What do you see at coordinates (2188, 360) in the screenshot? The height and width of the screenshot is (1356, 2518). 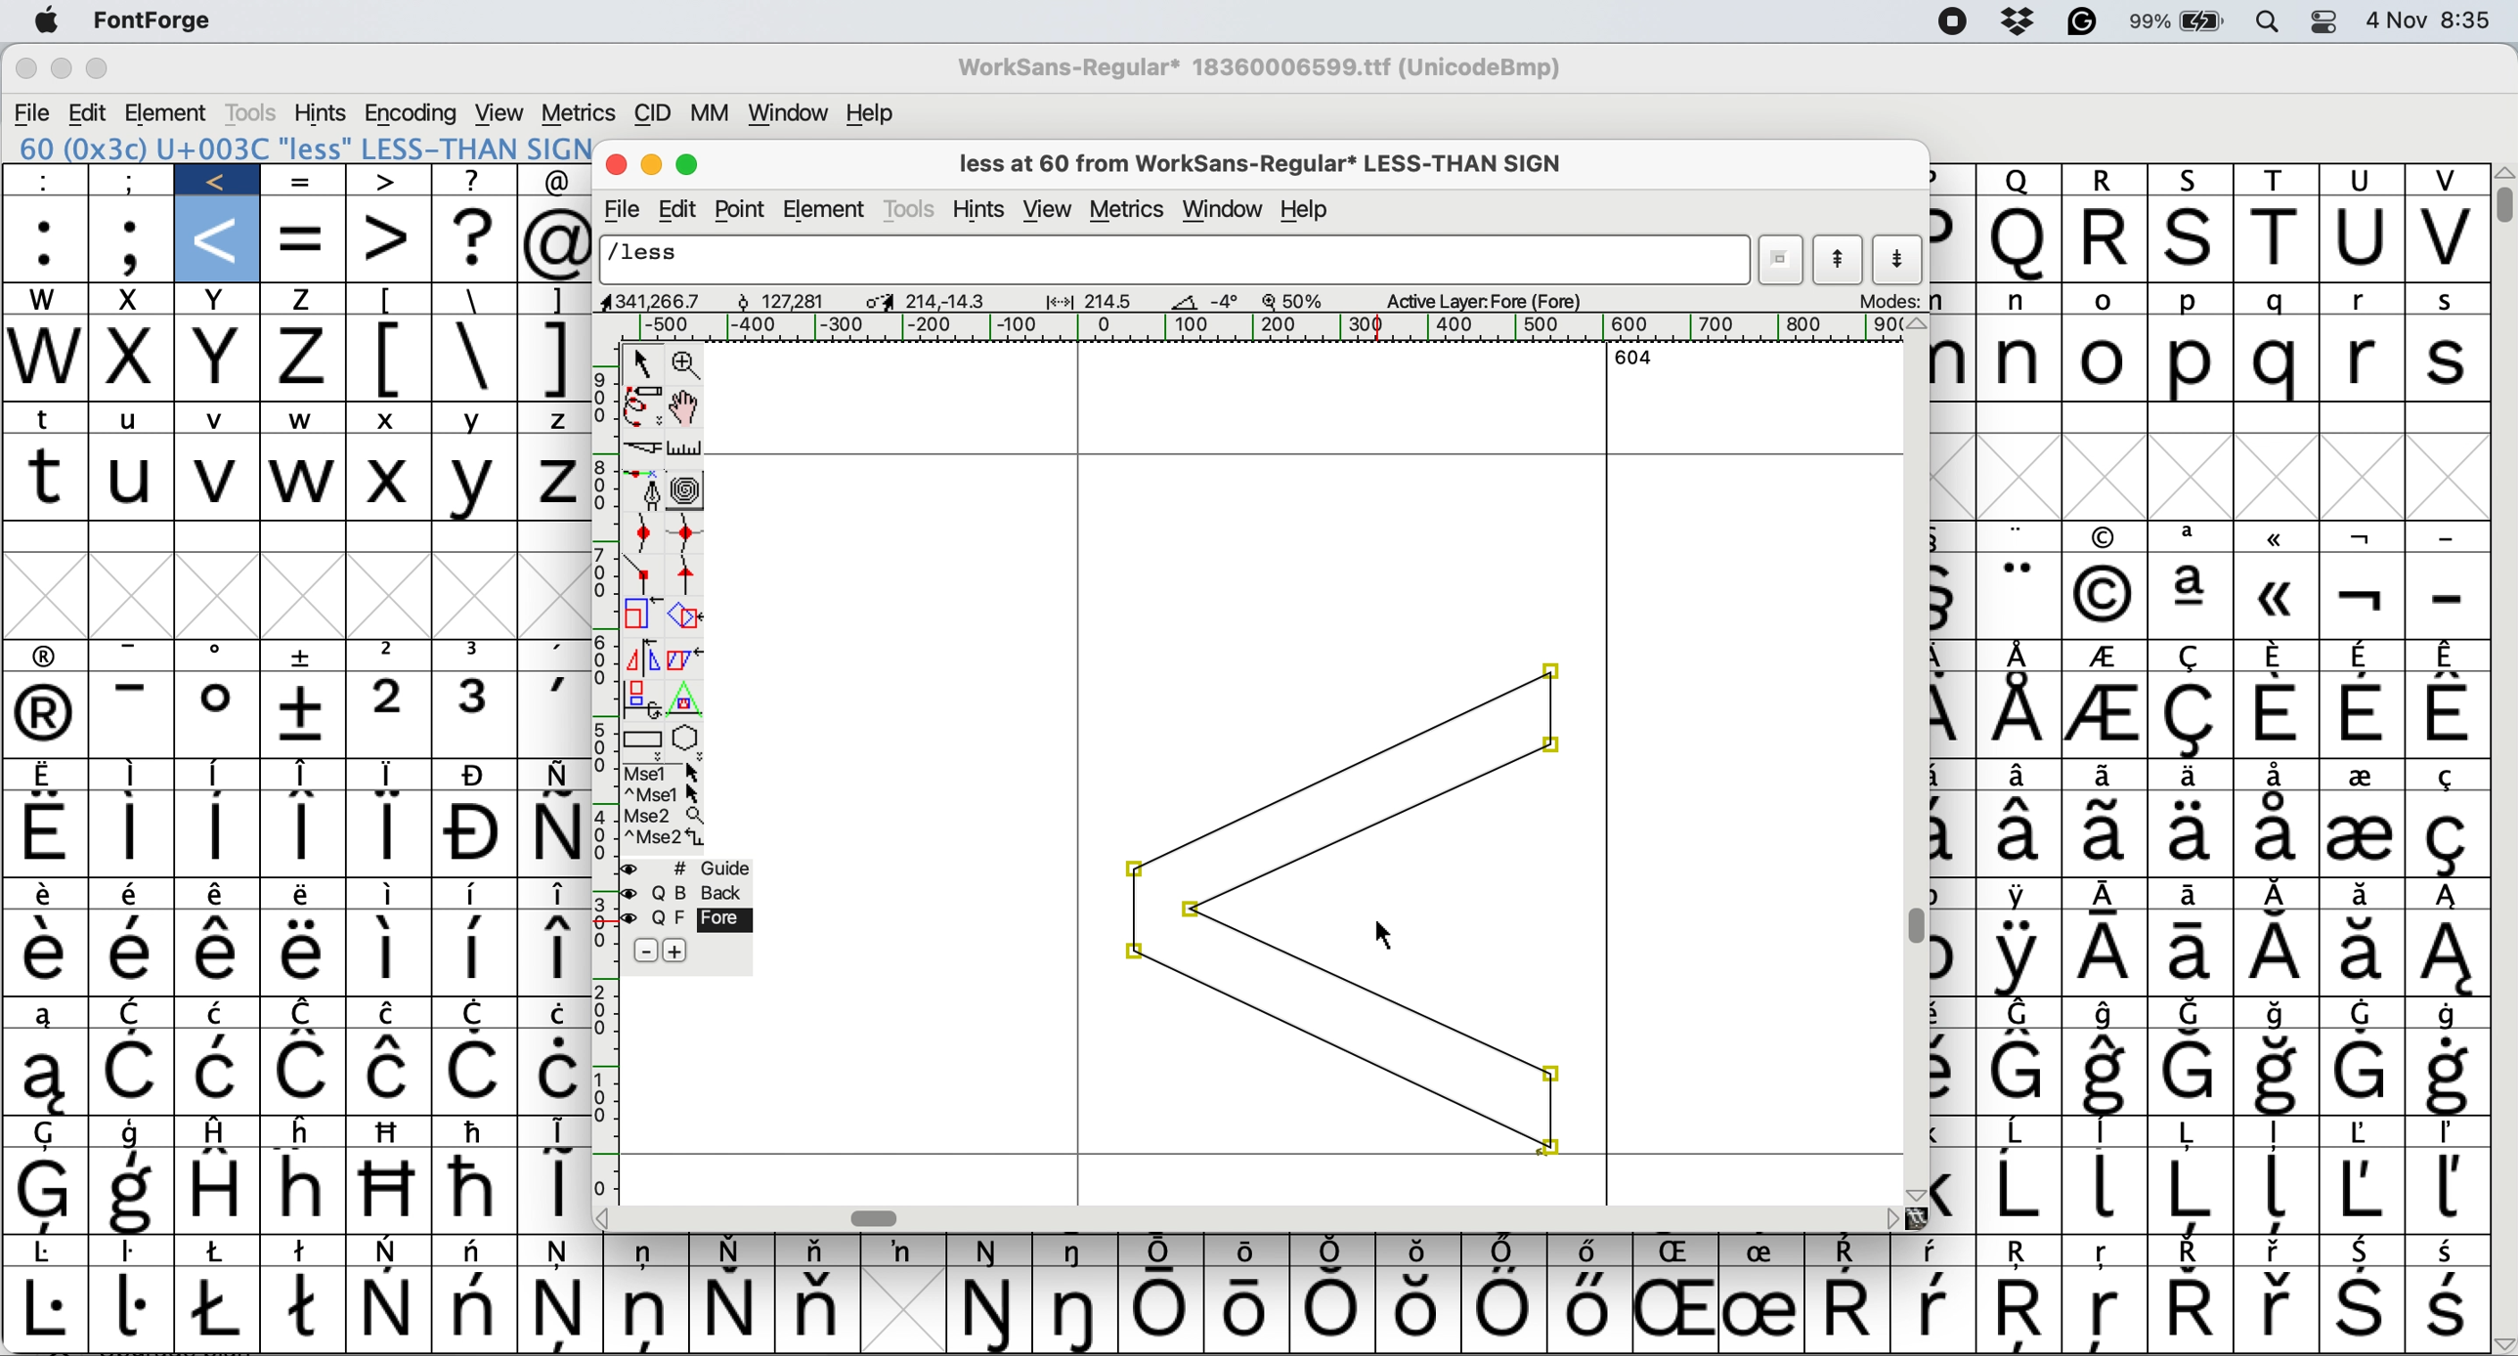 I see `p` at bounding box center [2188, 360].